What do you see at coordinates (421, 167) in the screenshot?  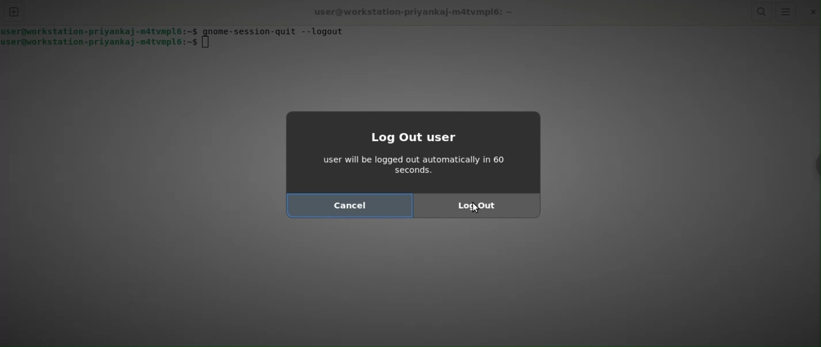 I see `user will be logged out automatically in 60 seconds ` at bounding box center [421, 167].